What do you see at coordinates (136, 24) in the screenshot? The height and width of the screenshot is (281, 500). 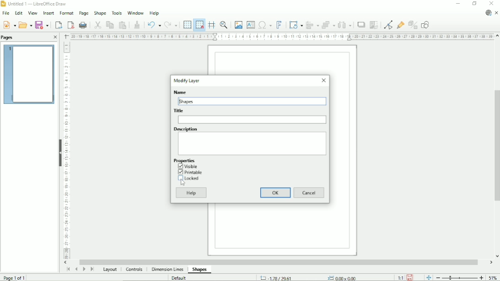 I see `Clone formatting` at bounding box center [136, 24].